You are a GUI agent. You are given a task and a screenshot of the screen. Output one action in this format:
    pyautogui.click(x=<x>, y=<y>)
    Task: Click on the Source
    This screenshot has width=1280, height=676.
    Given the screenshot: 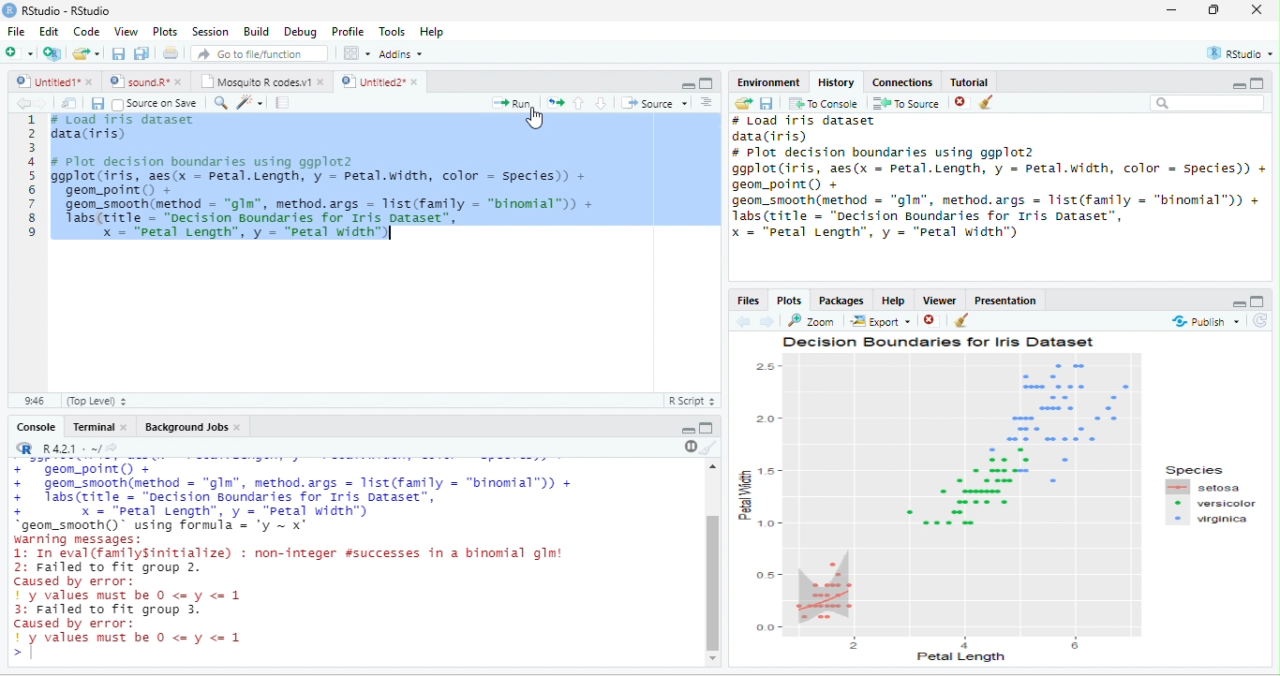 What is the action you would take?
    pyautogui.click(x=654, y=103)
    